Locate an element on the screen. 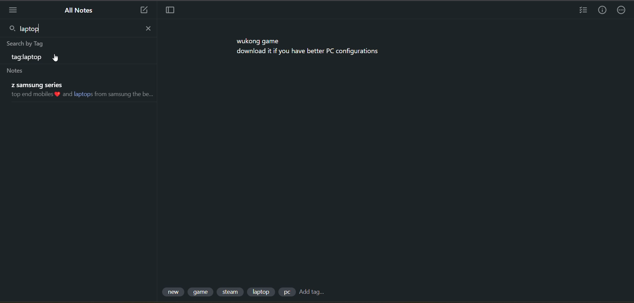 The width and height of the screenshot is (634, 303). cursor is located at coordinates (57, 57).